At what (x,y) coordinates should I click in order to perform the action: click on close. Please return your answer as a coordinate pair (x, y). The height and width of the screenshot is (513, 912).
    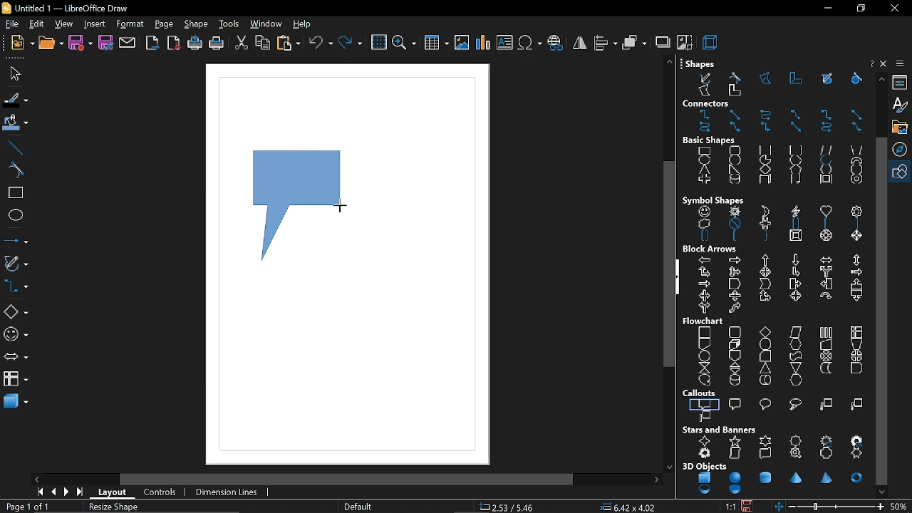
    Looking at the image, I should click on (894, 8).